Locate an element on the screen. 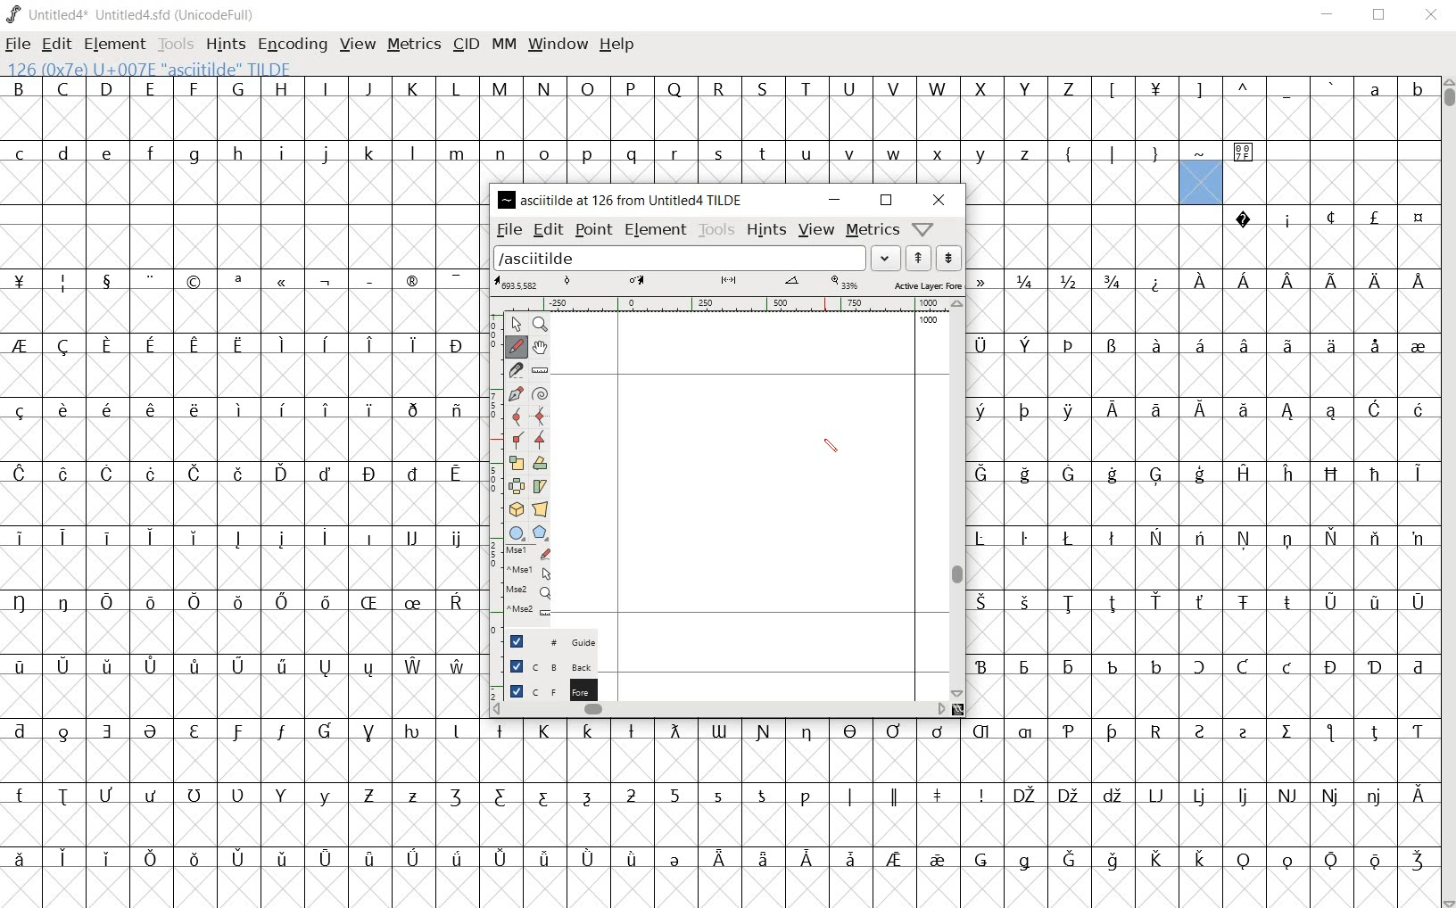  add a curve point always either horizontal or vertical is located at coordinates (541, 417).